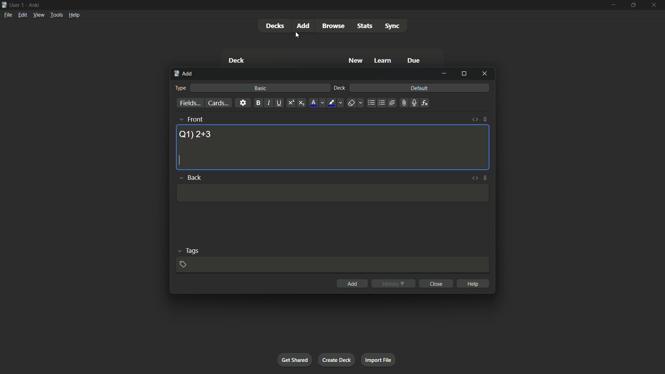 The width and height of the screenshot is (665, 374). What do you see at coordinates (275, 26) in the screenshot?
I see `decks` at bounding box center [275, 26].